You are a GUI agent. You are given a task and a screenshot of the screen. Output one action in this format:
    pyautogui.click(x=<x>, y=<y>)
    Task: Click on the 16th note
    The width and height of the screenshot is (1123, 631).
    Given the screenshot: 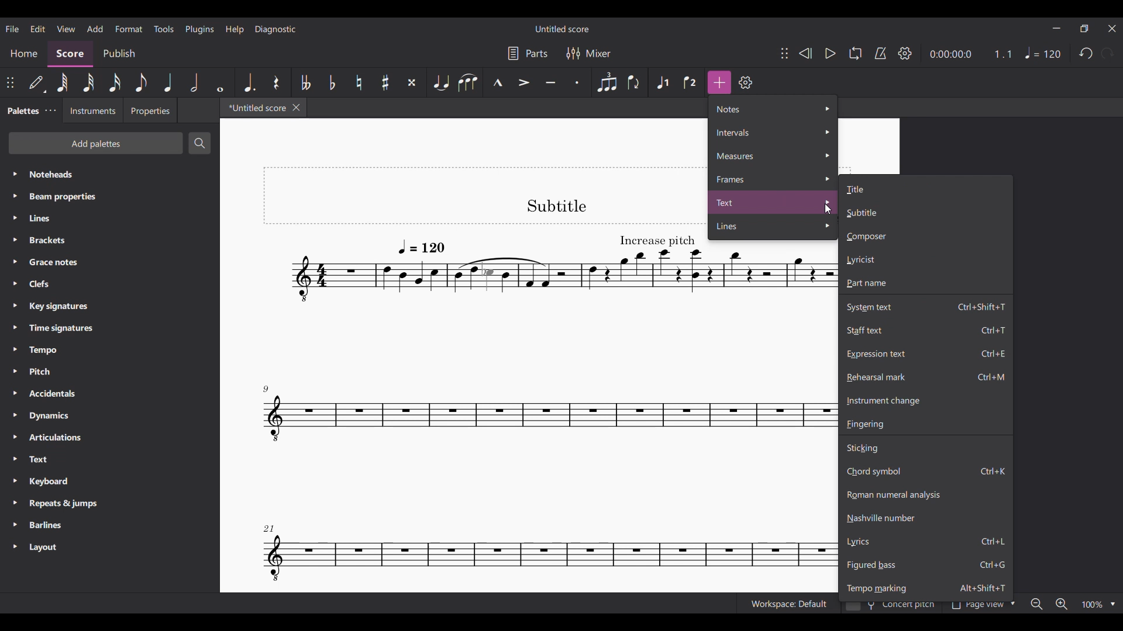 What is the action you would take?
    pyautogui.click(x=115, y=82)
    